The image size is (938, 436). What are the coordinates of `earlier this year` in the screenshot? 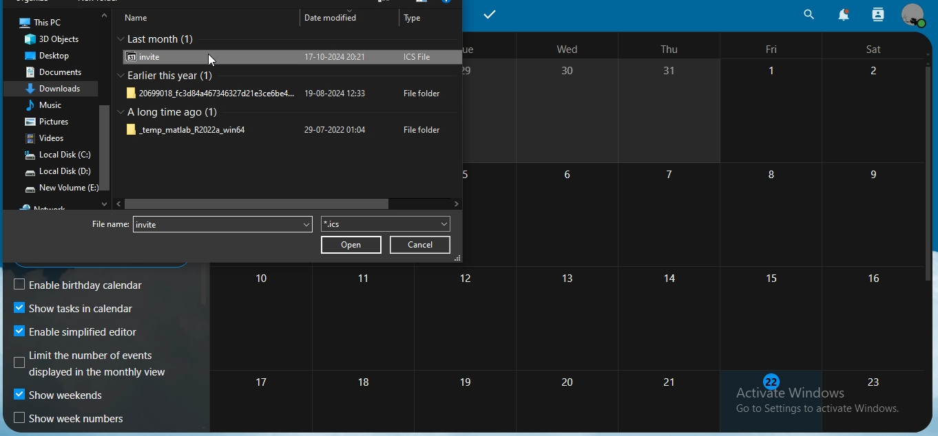 It's located at (172, 76).